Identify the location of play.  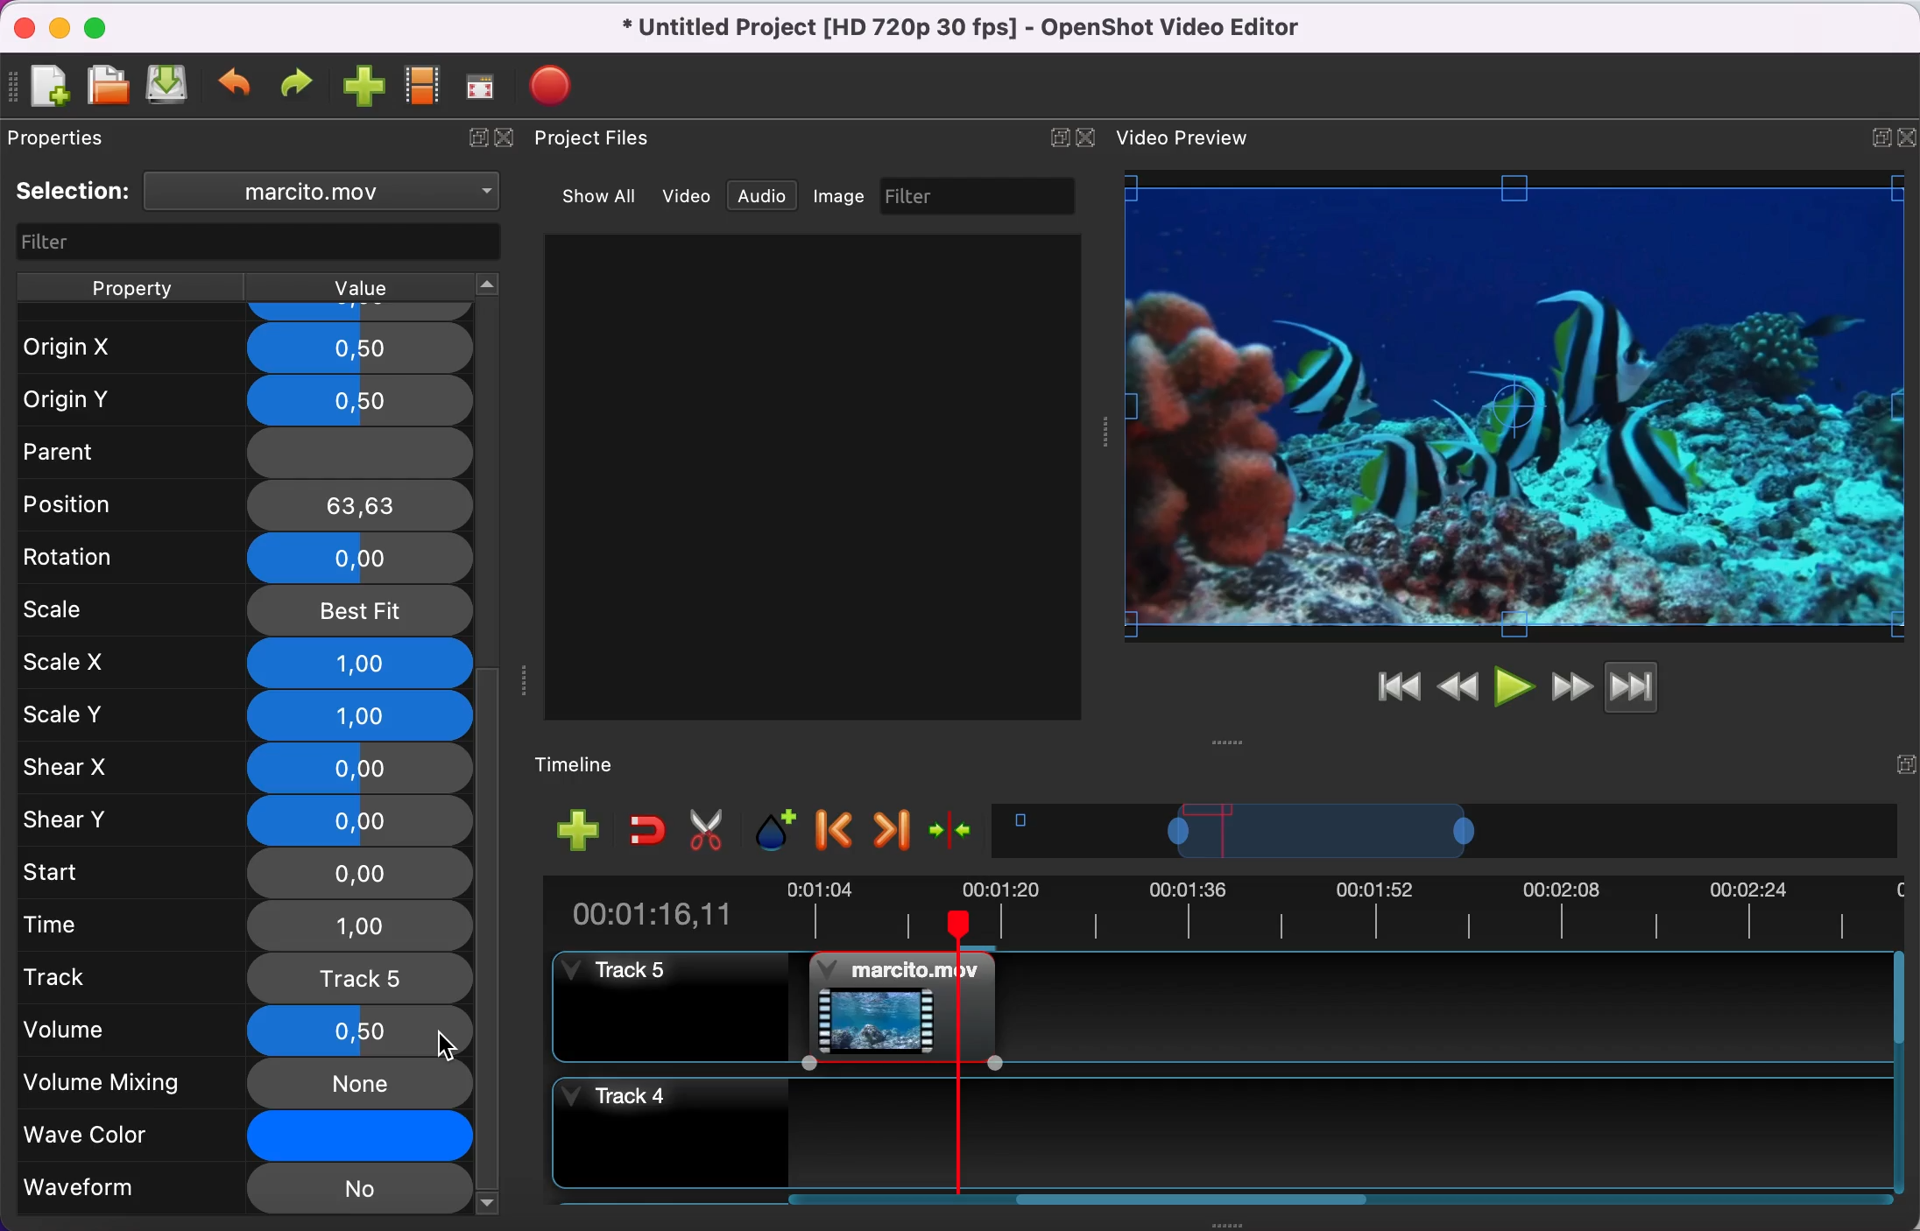
(1514, 685).